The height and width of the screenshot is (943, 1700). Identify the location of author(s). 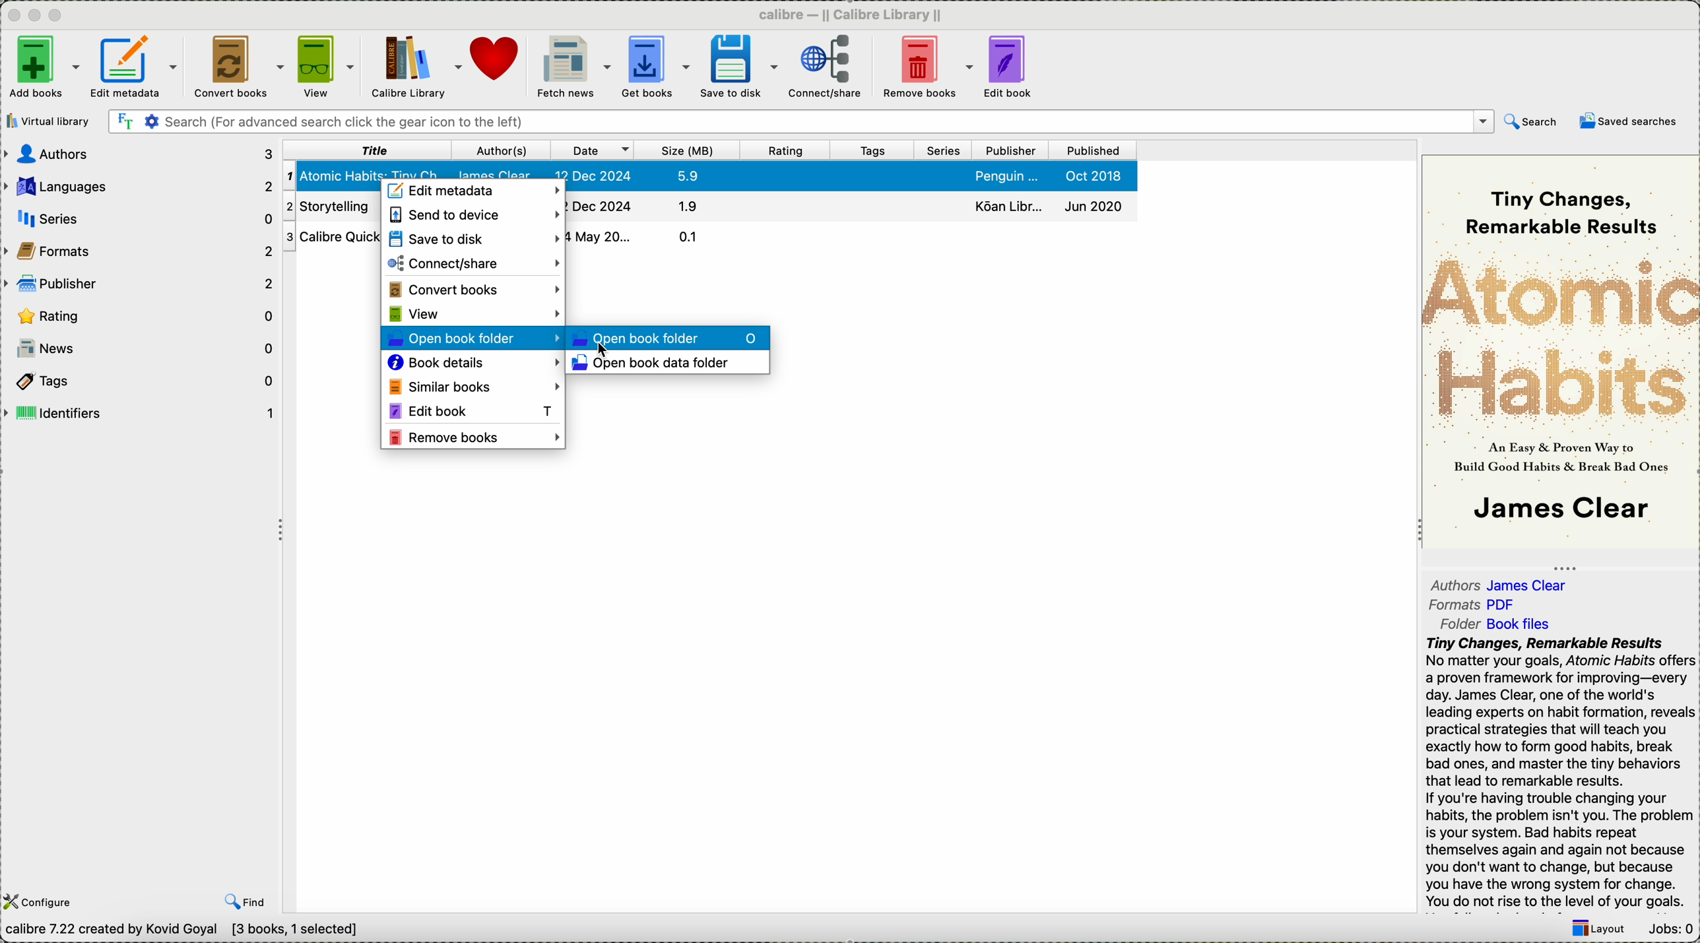
(500, 150).